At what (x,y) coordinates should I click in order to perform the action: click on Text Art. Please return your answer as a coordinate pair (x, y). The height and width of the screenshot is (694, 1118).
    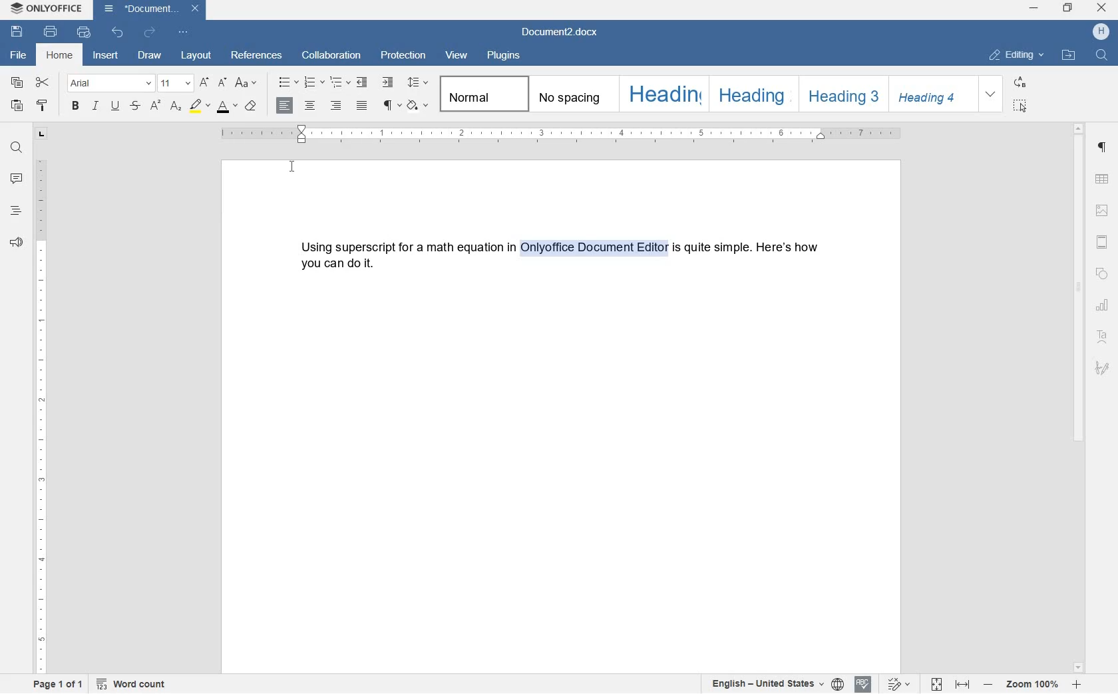
    Looking at the image, I should click on (1103, 337).